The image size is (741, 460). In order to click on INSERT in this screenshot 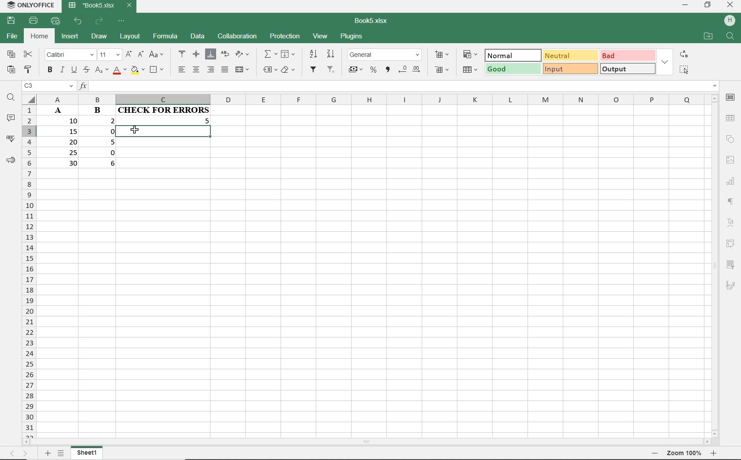, I will do `click(69, 36)`.